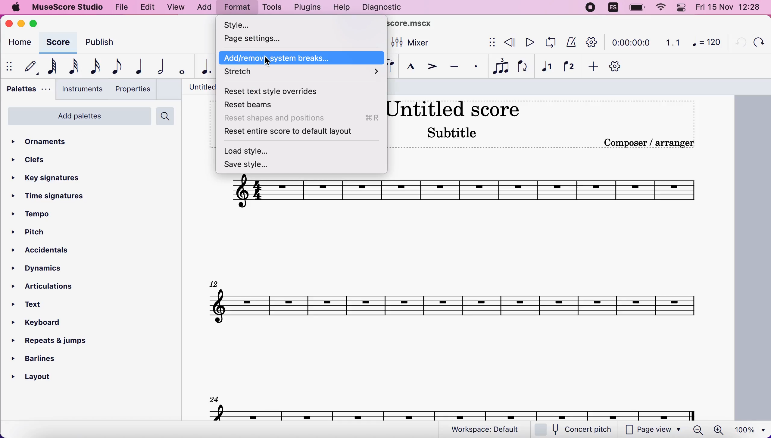 The width and height of the screenshot is (771, 438). I want to click on zoom out, so click(698, 430).